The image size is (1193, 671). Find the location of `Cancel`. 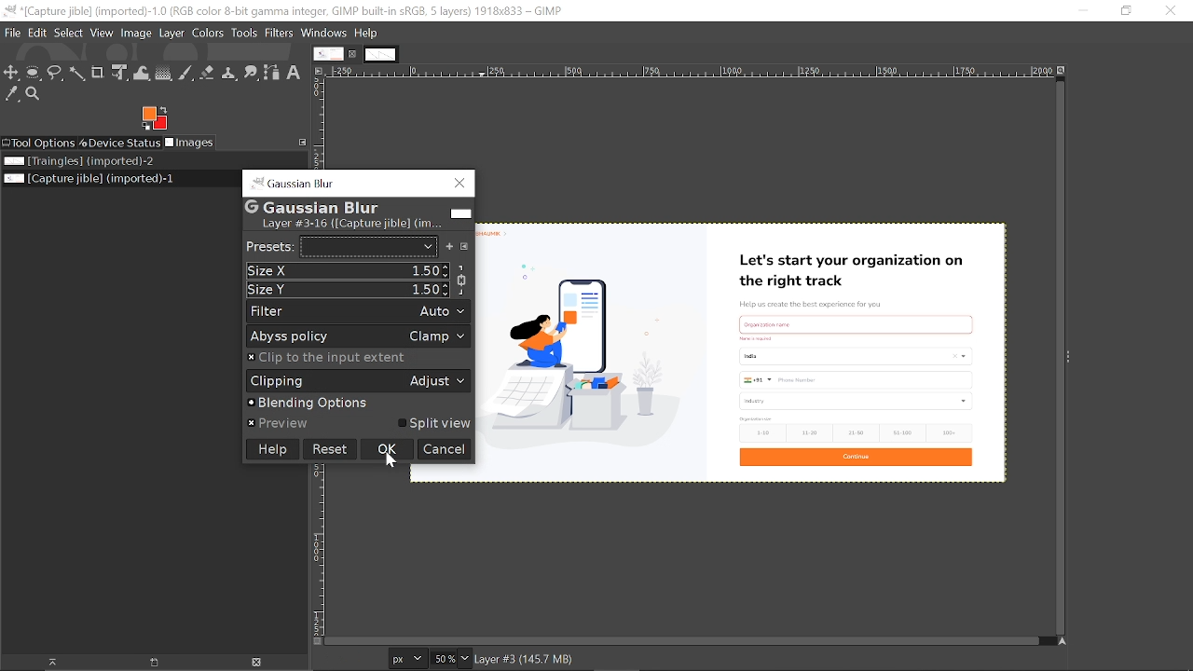

Cancel is located at coordinates (446, 450).